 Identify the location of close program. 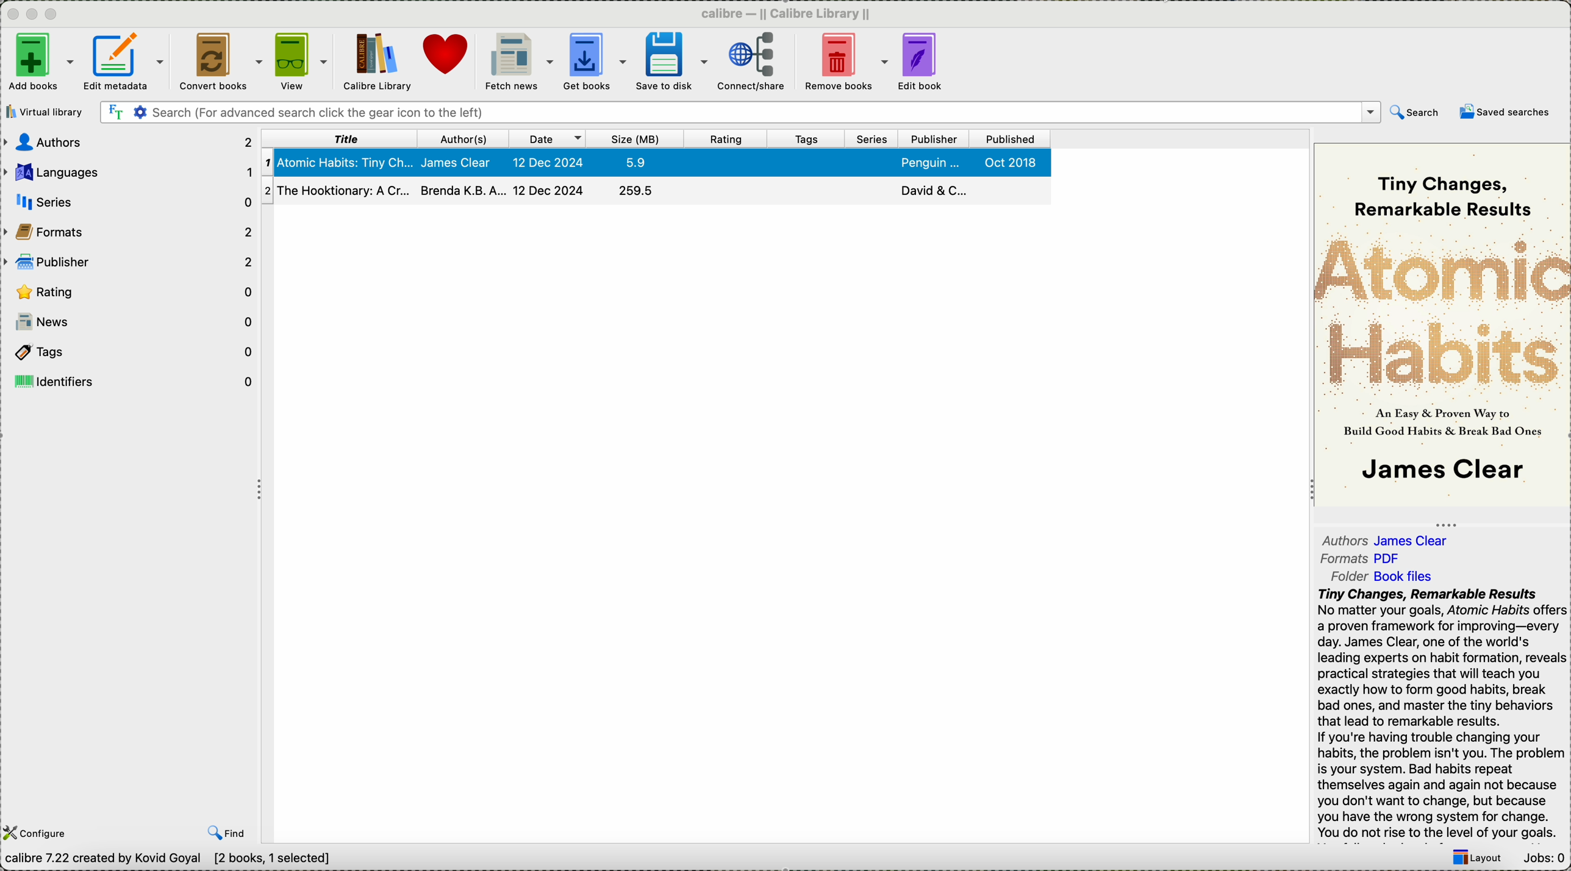
(10, 13).